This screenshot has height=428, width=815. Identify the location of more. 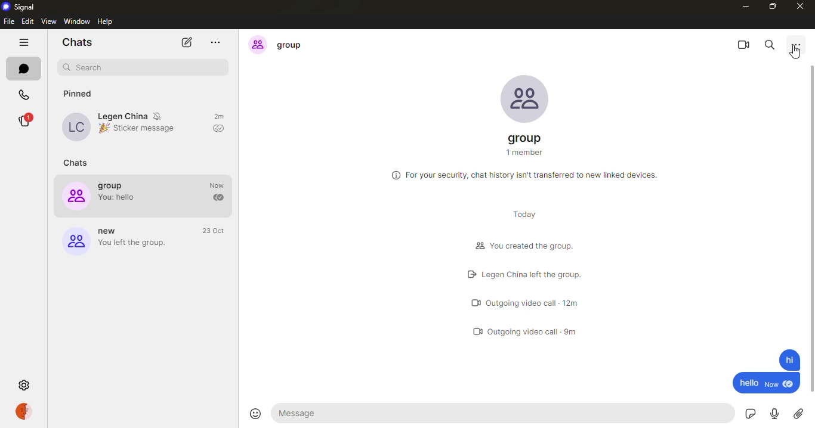
(797, 44).